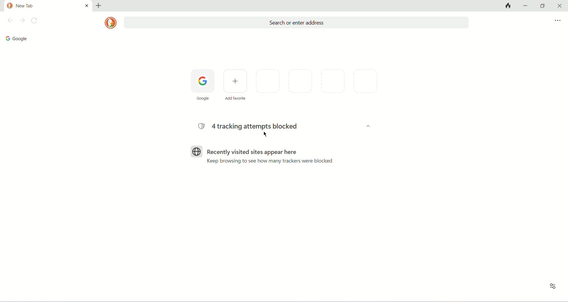  I want to click on keep browsing to see how many trackers were blocked, so click(270, 161).